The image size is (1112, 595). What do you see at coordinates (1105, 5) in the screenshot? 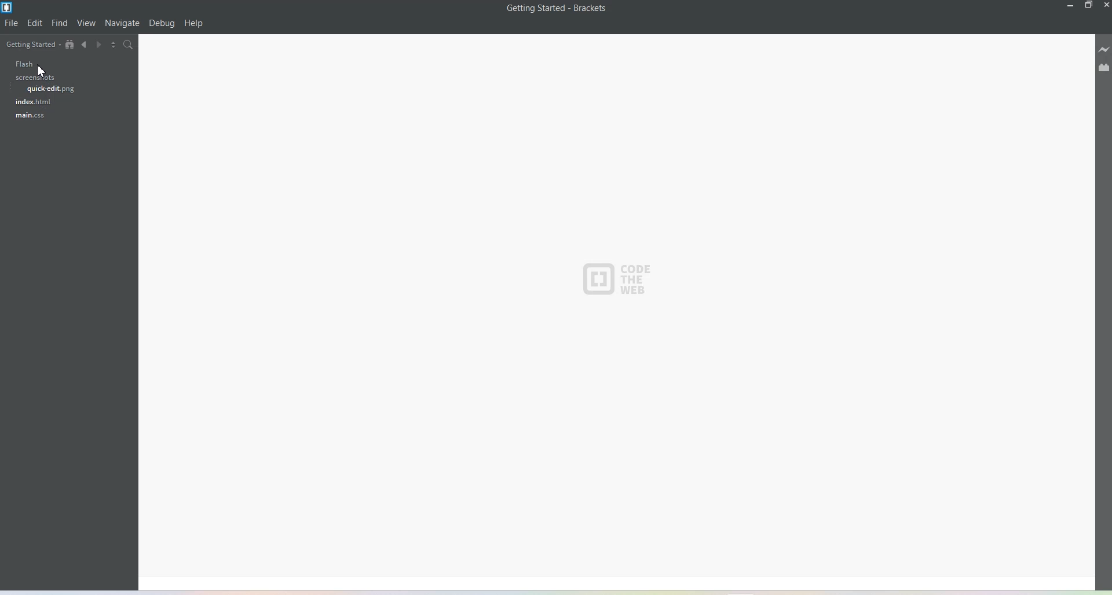
I see `Close` at bounding box center [1105, 5].